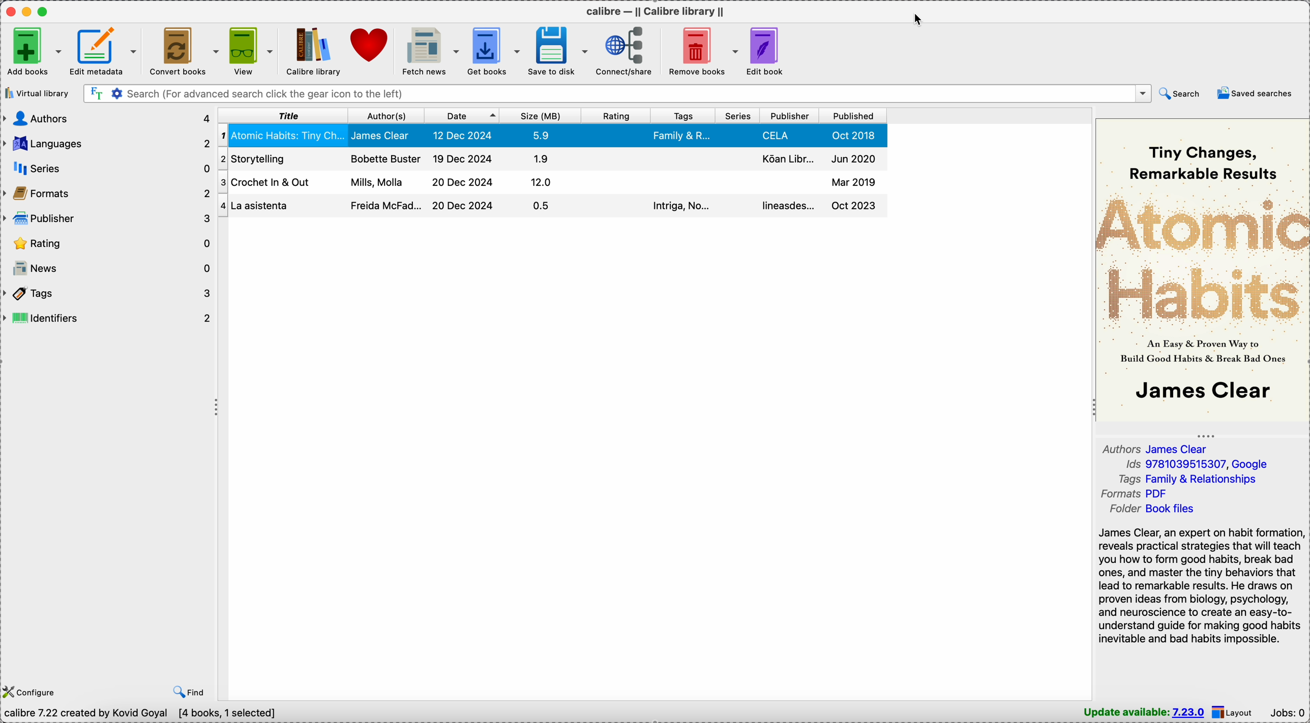 The width and height of the screenshot is (1310, 723). What do you see at coordinates (553, 158) in the screenshot?
I see `Crochet In & Out book details` at bounding box center [553, 158].